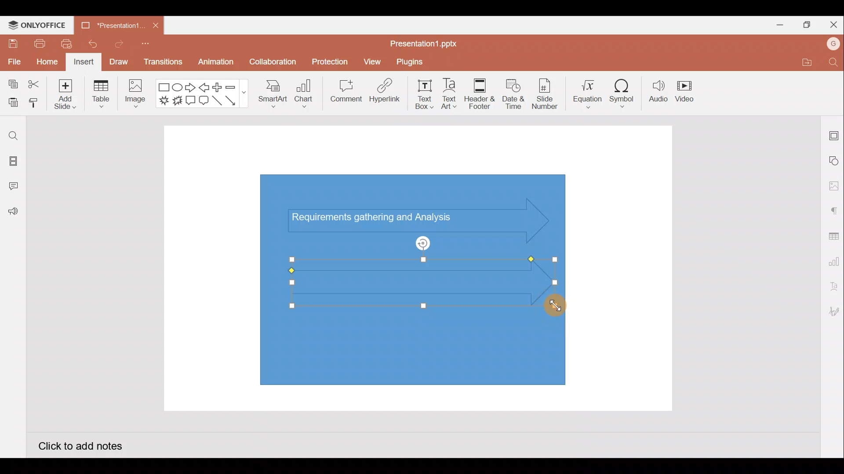 Image resolution: width=844 pixels, height=474 pixels. What do you see at coordinates (178, 101) in the screenshot?
I see `Explosion 2` at bounding box center [178, 101].